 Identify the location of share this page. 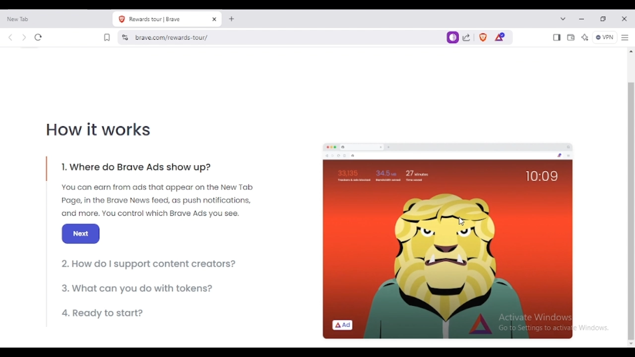
(467, 37).